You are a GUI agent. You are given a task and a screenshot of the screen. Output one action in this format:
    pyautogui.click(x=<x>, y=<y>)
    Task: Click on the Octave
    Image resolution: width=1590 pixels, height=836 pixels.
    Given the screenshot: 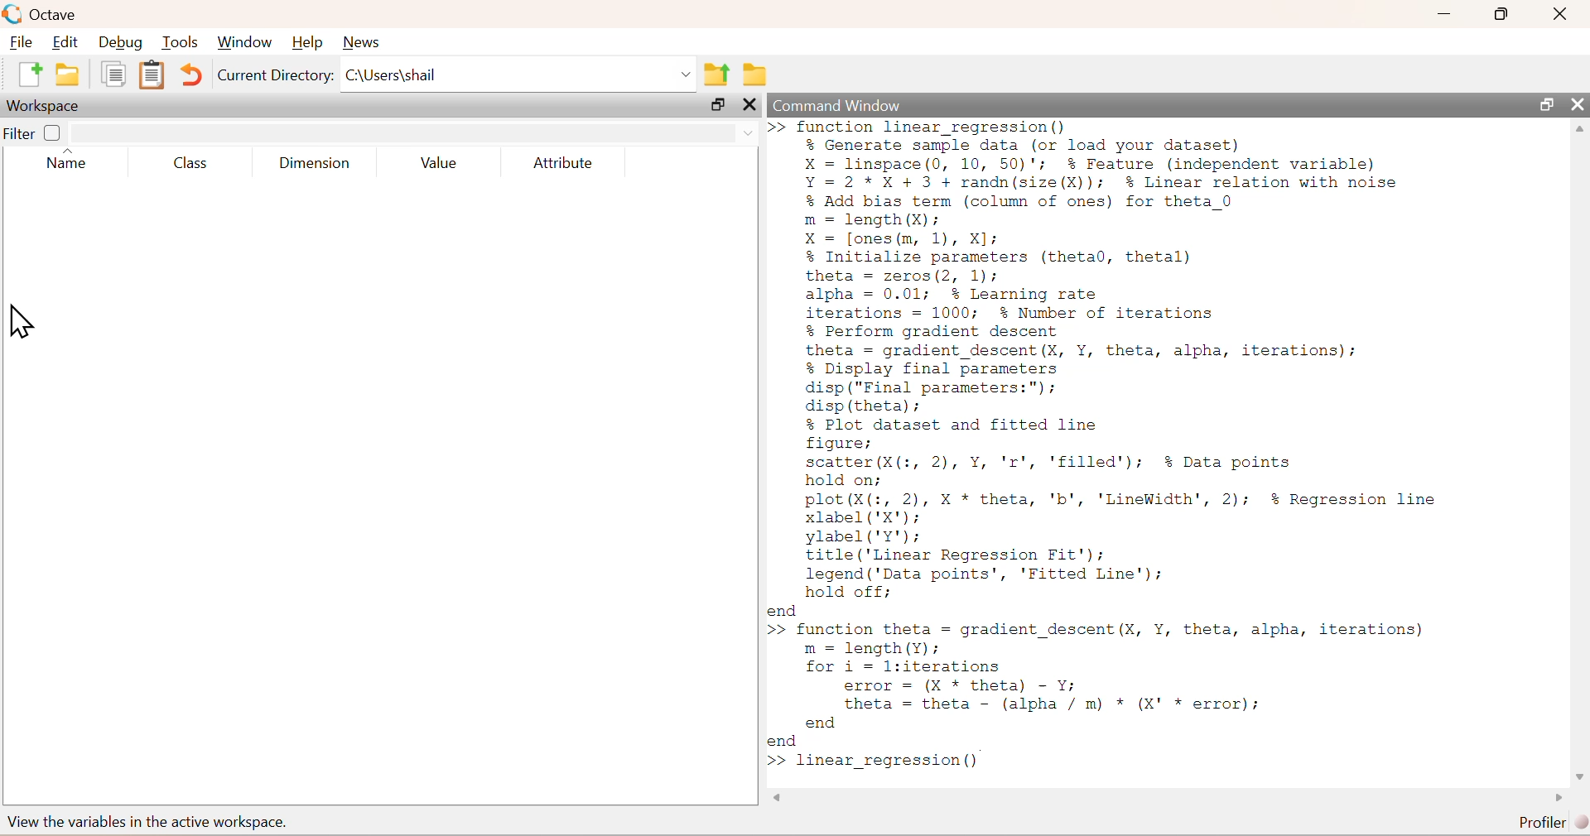 What is the action you would take?
    pyautogui.click(x=55, y=15)
    